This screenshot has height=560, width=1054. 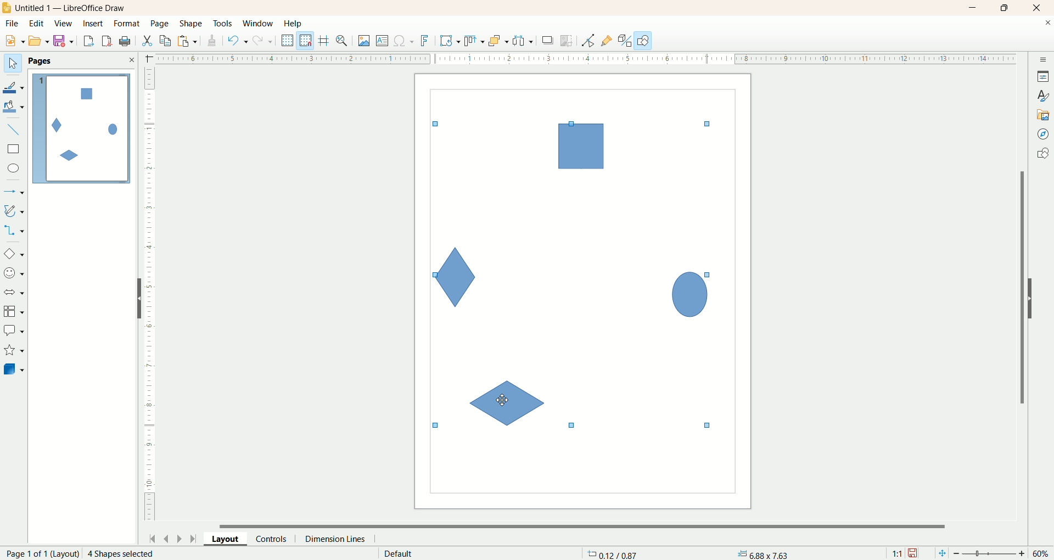 What do you see at coordinates (39, 41) in the screenshot?
I see `open` at bounding box center [39, 41].